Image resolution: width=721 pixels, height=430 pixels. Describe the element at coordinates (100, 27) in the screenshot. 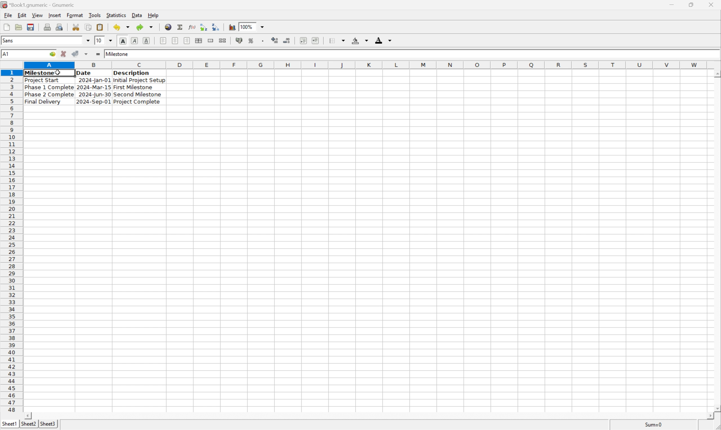

I see `paste` at that location.